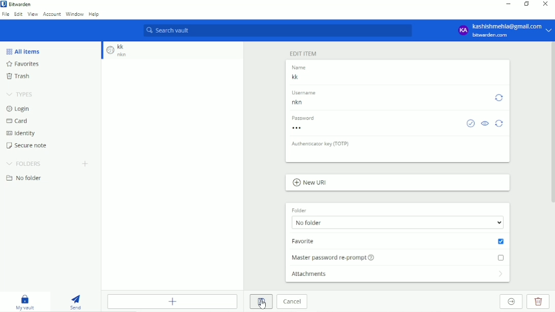  Describe the element at coordinates (500, 124) in the screenshot. I see `Generate password` at that location.